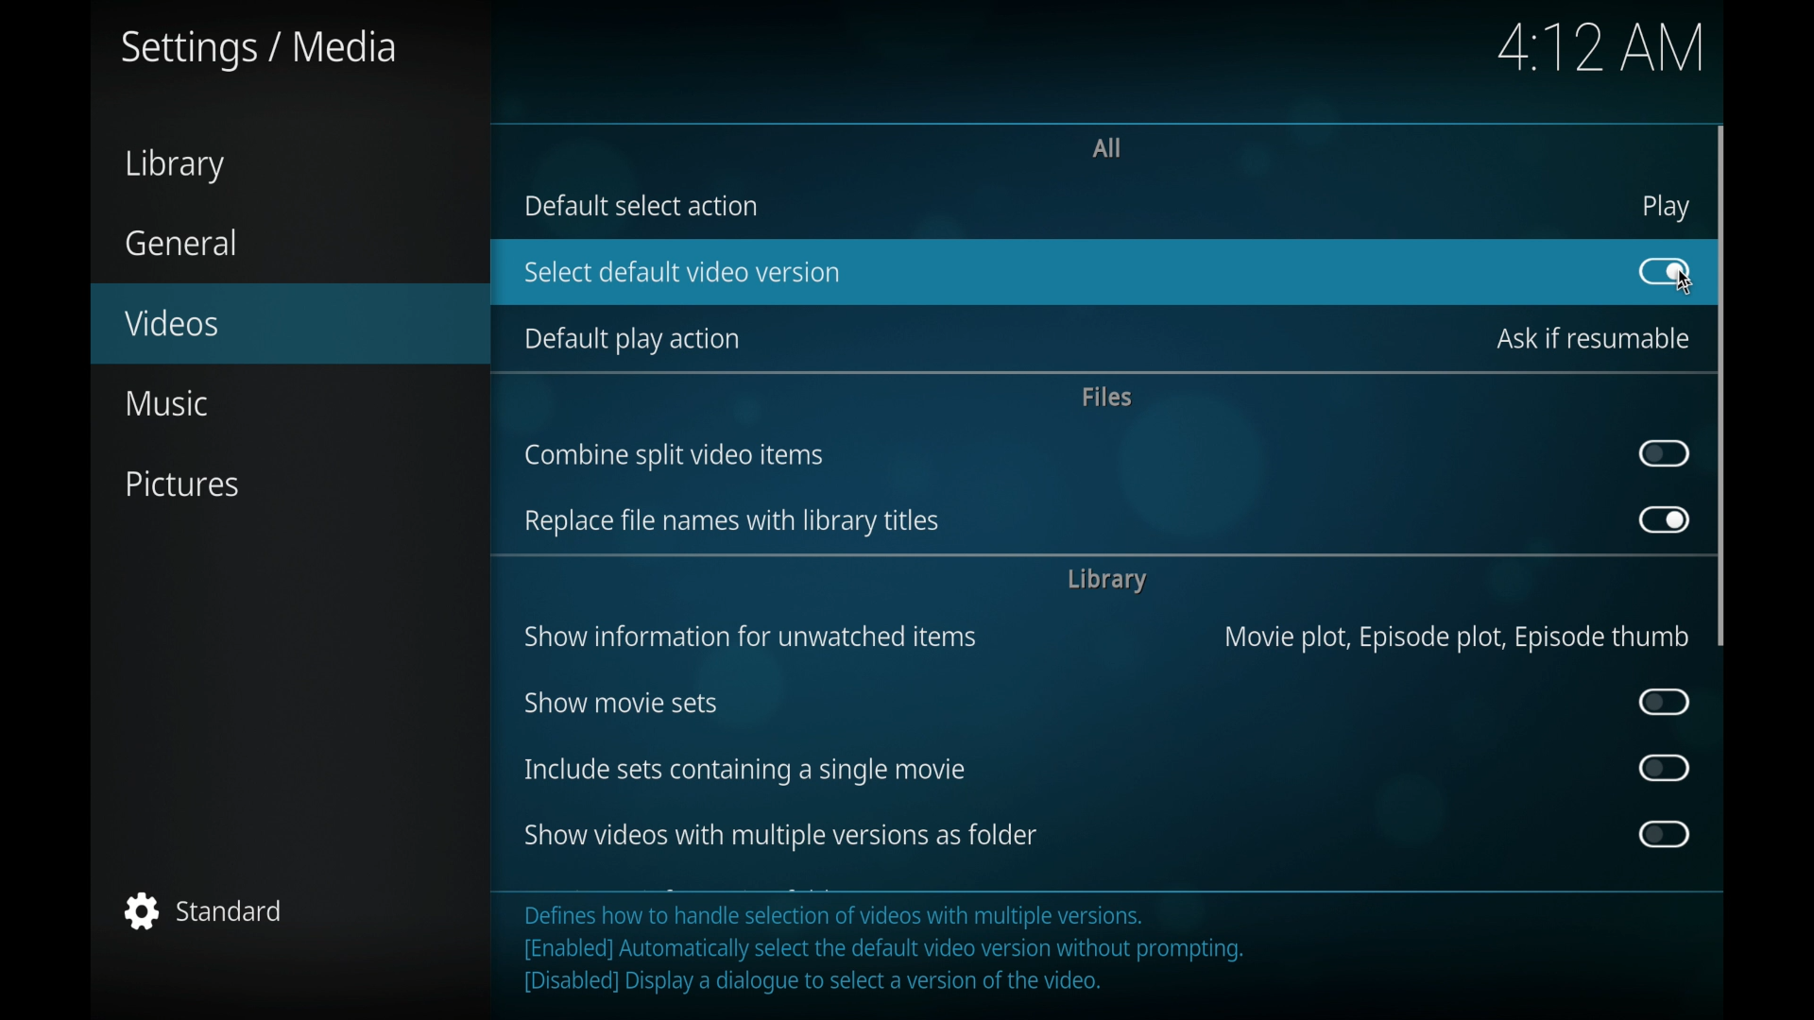 This screenshot has width=1814, height=1020. Describe the element at coordinates (185, 243) in the screenshot. I see `general` at that location.